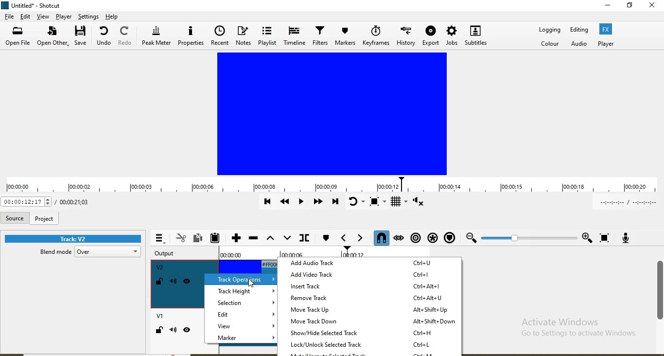 This screenshot has width=664, height=356. What do you see at coordinates (267, 201) in the screenshot?
I see `Skip to previous` at bounding box center [267, 201].